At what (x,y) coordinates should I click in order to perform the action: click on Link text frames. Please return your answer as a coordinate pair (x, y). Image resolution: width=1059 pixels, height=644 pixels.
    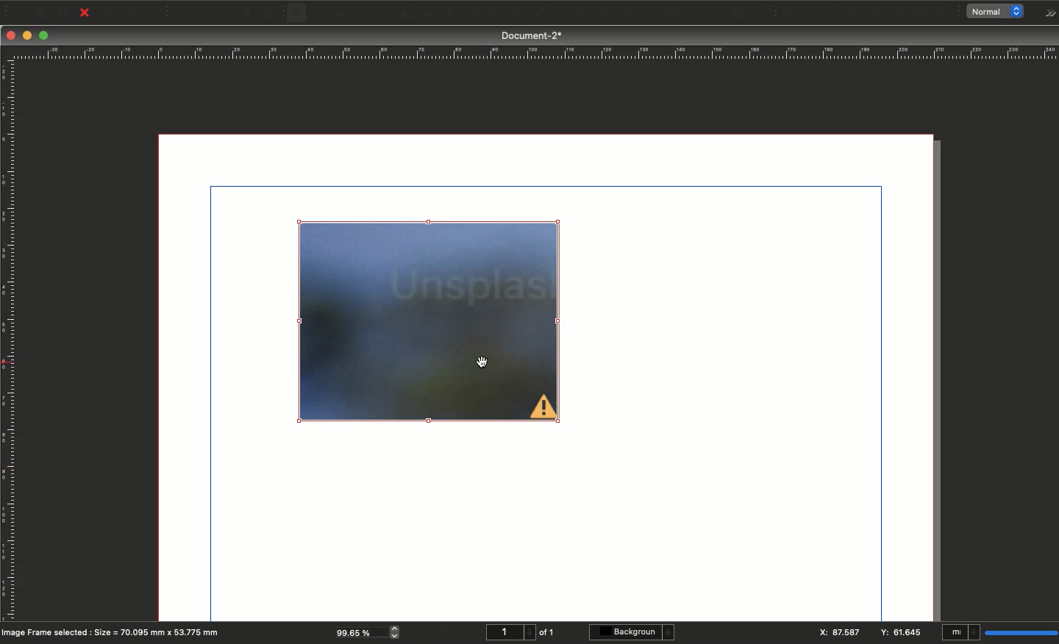
    Looking at the image, I should click on (666, 12).